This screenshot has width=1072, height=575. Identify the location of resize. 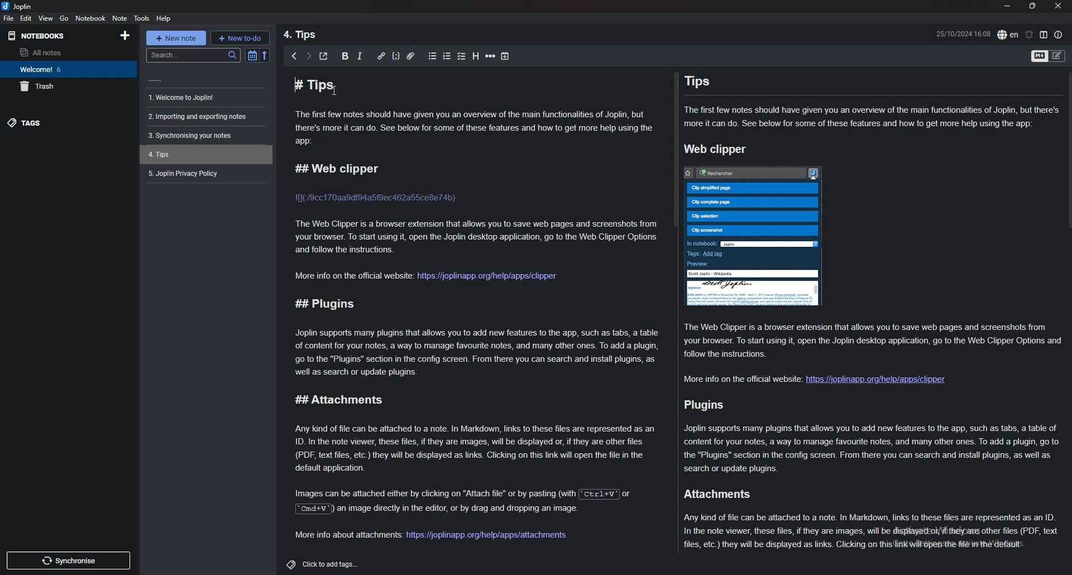
(1035, 6).